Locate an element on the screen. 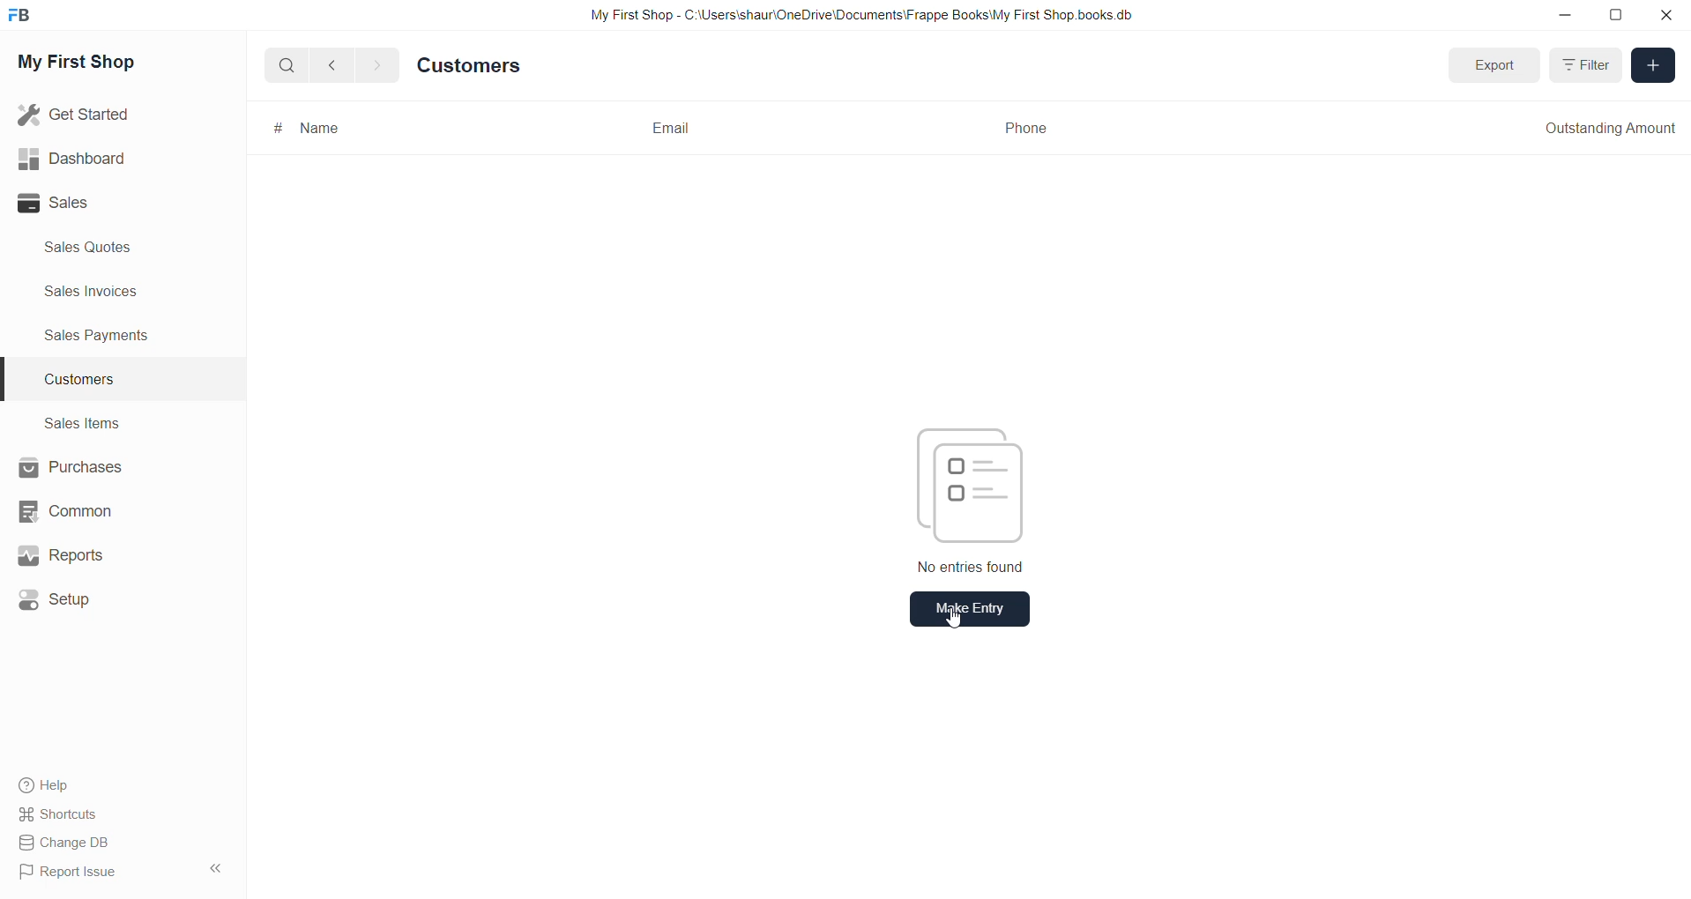 The width and height of the screenshot is (1691, 899). Reports is located at coordinates (60, 555).